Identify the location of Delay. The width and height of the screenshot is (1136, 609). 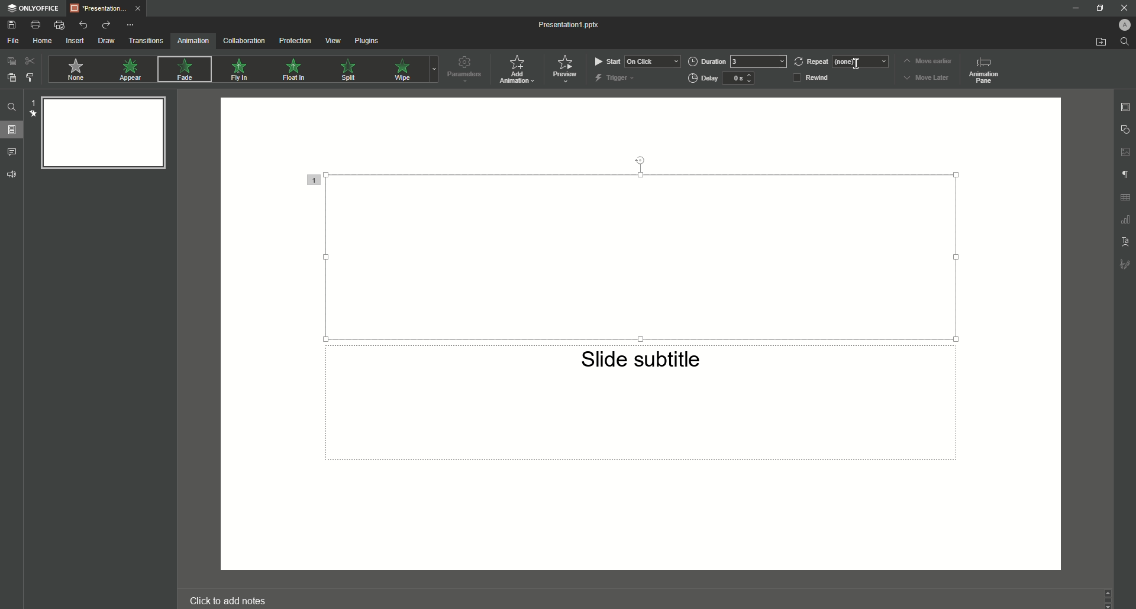
(722, 79).